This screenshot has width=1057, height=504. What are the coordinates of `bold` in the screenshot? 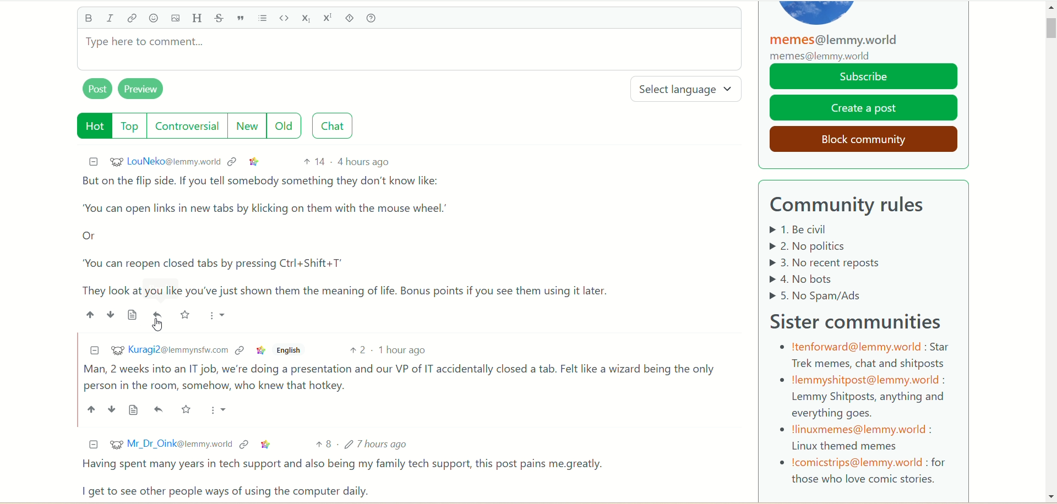 It's located at (88, 20).